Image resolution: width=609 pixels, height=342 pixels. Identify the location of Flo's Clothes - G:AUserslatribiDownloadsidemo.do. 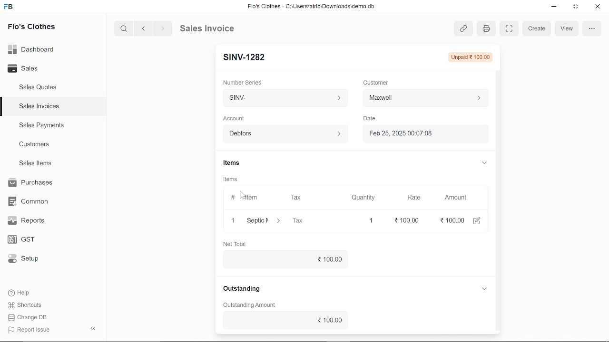
(310, 6).